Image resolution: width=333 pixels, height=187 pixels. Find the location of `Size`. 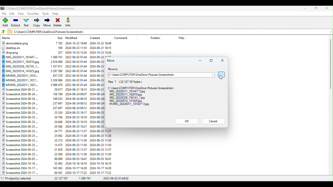

Size is located at coordinates (60, 38).